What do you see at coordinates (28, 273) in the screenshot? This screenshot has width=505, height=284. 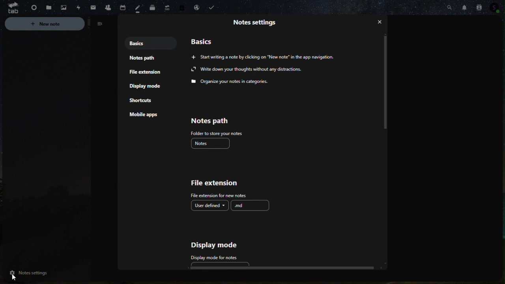 I see `Note setting enabled` at bounding box center [28, 273].